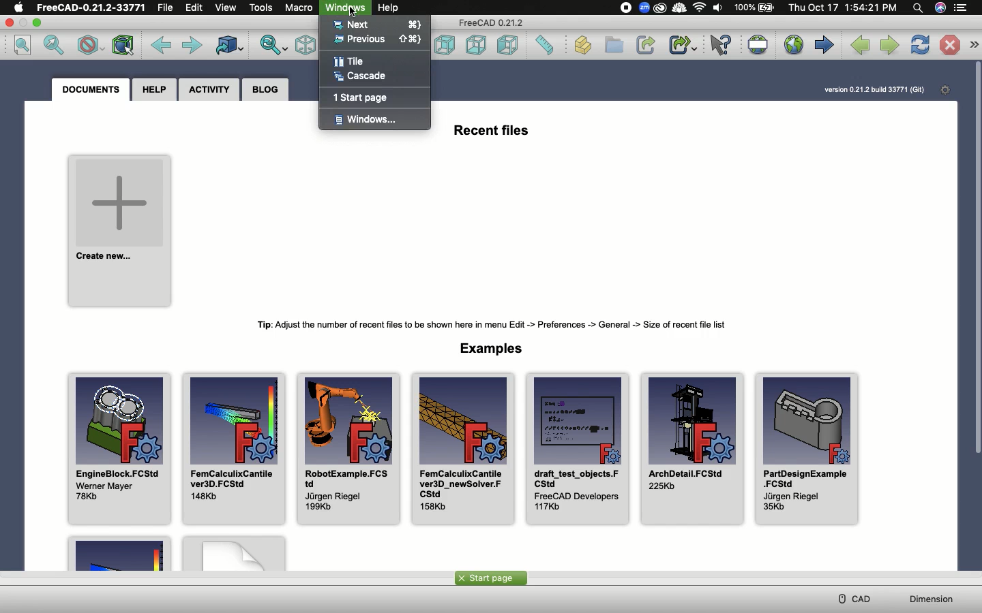 Image resolution: width=982 pixels, height=613 pixels. Describe the element at coordinates (392, 9) in the screenshot. I see `Help` at that location.